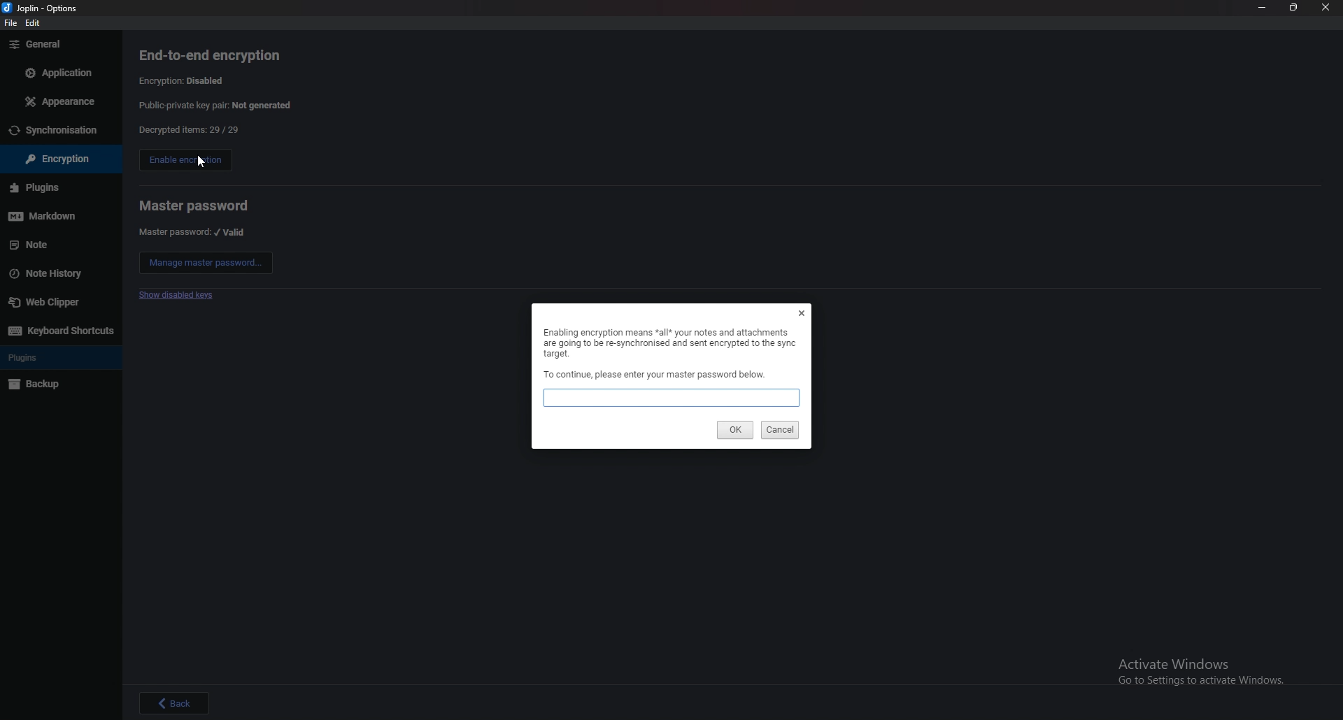 Image resolution: width=1343 pixels, height=720 pixels. I want to click on , so click(178, 702).